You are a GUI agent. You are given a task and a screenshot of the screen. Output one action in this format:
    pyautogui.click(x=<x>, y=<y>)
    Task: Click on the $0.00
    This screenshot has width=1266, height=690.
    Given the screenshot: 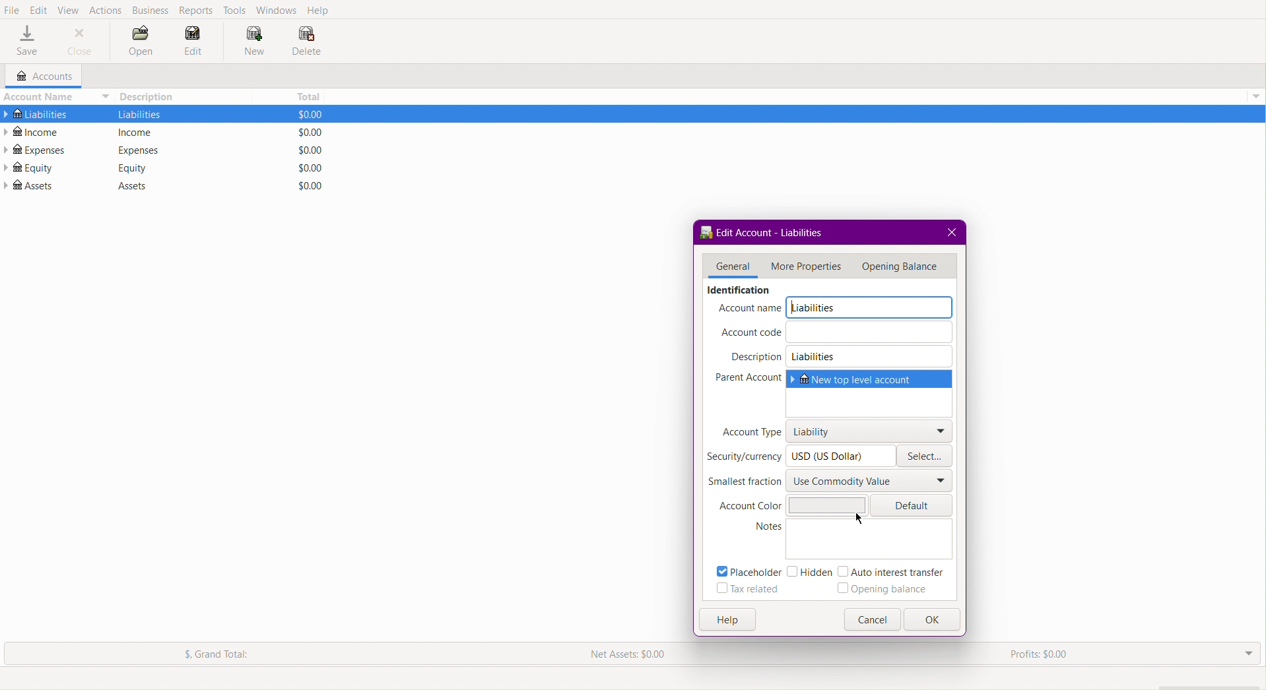 What is the action you would take?
    pyautogui.click(x=306, y=168)
    